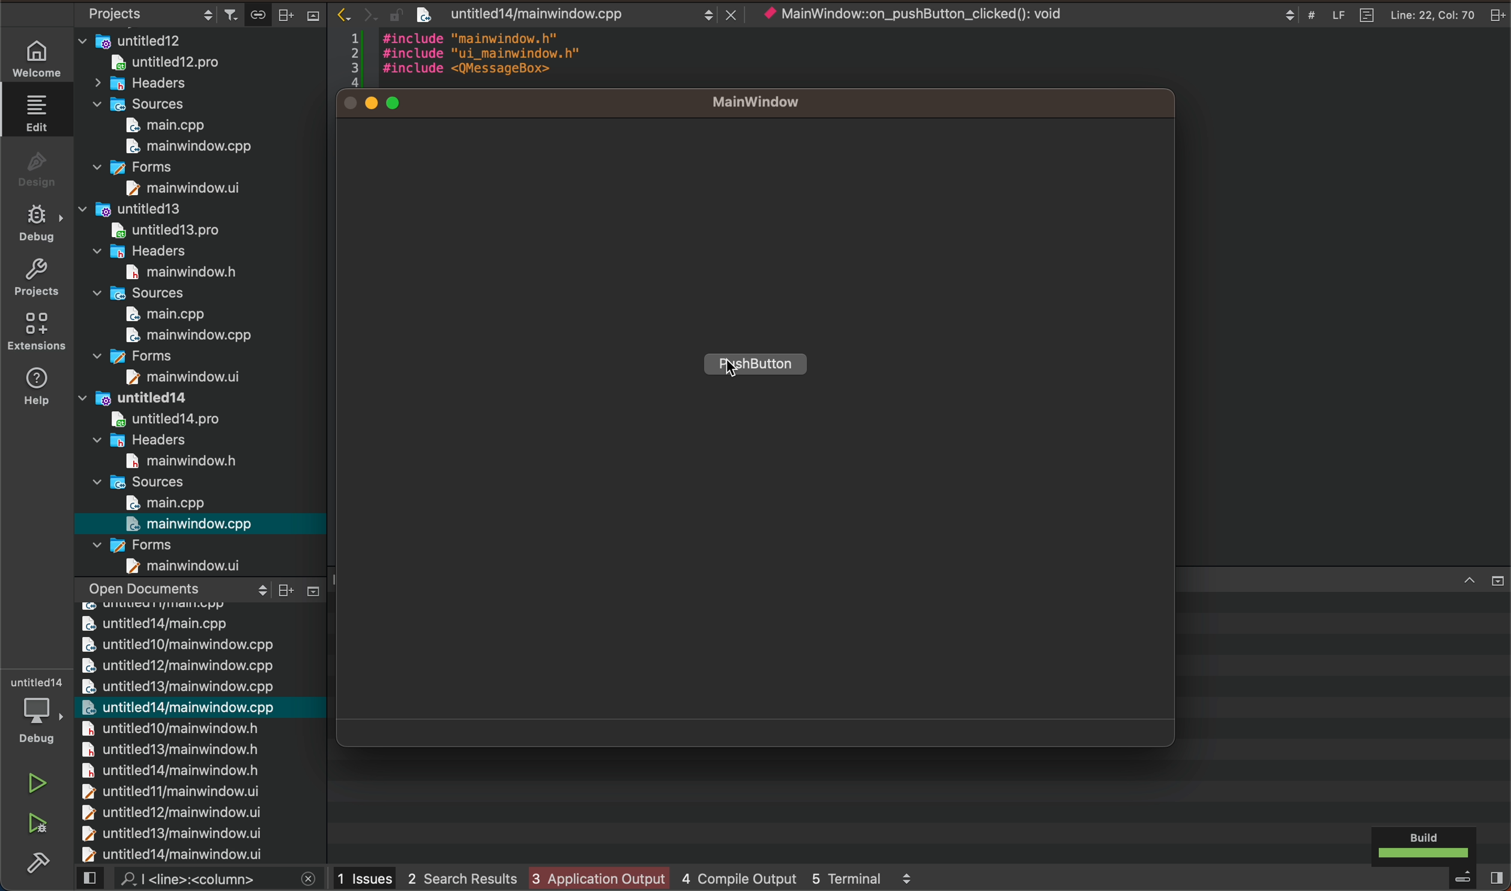 The image size is (1511, 891). Describe the element at coordinates (38, 61) in the screenshot. I see `WELCOME` at that location.